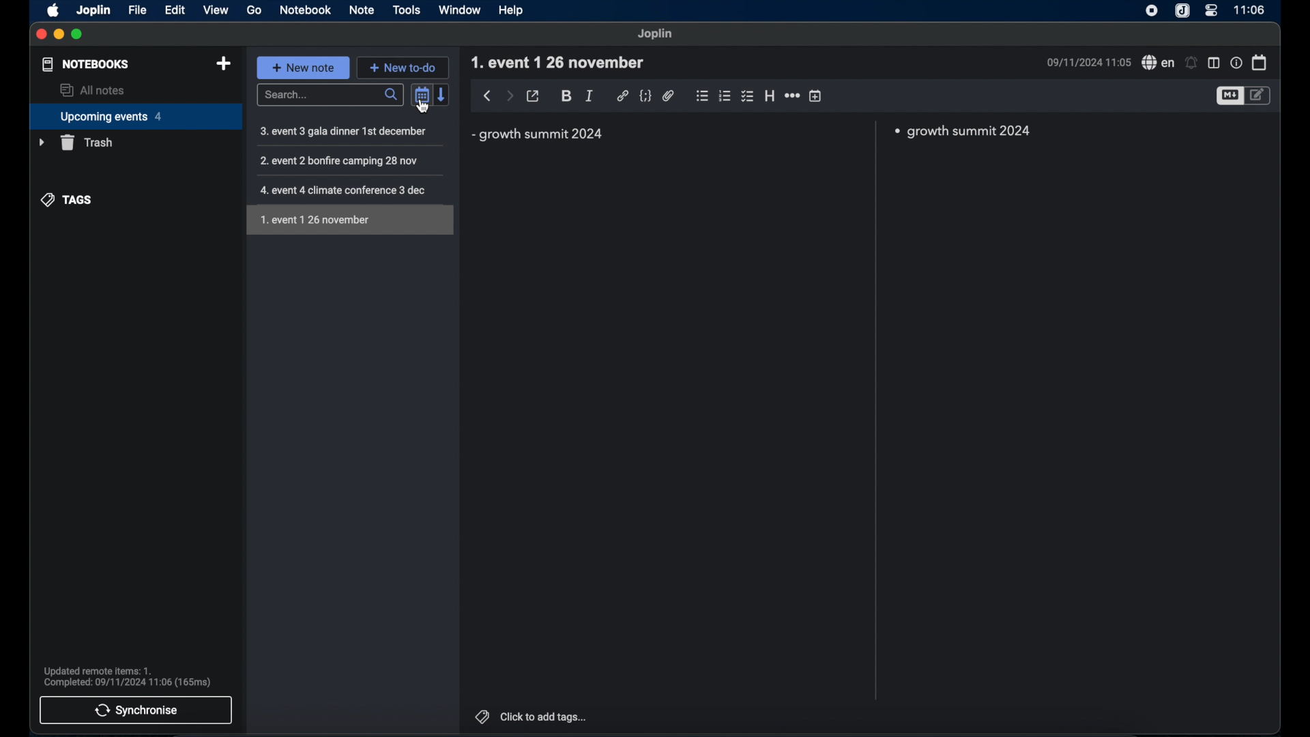  Describe the element at coordinates (537, 134) in the screenshot. I see `growth summit 2024` at that location.